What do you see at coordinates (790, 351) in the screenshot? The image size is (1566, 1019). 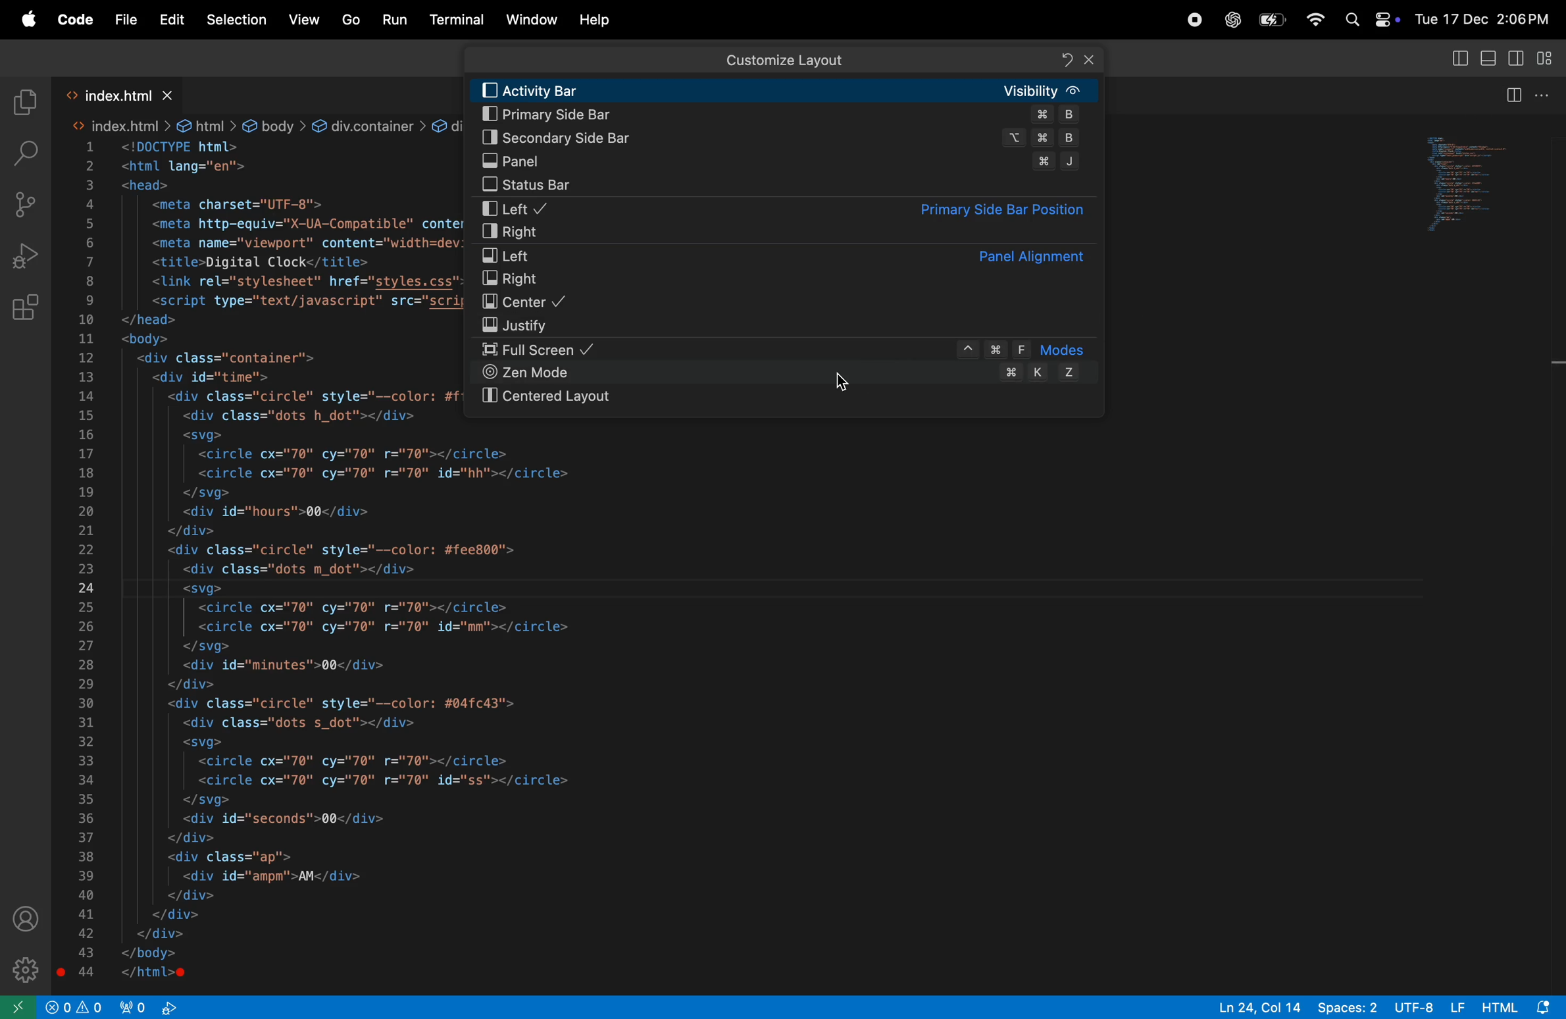 I see `full screen` at bounding box center [790, 351].